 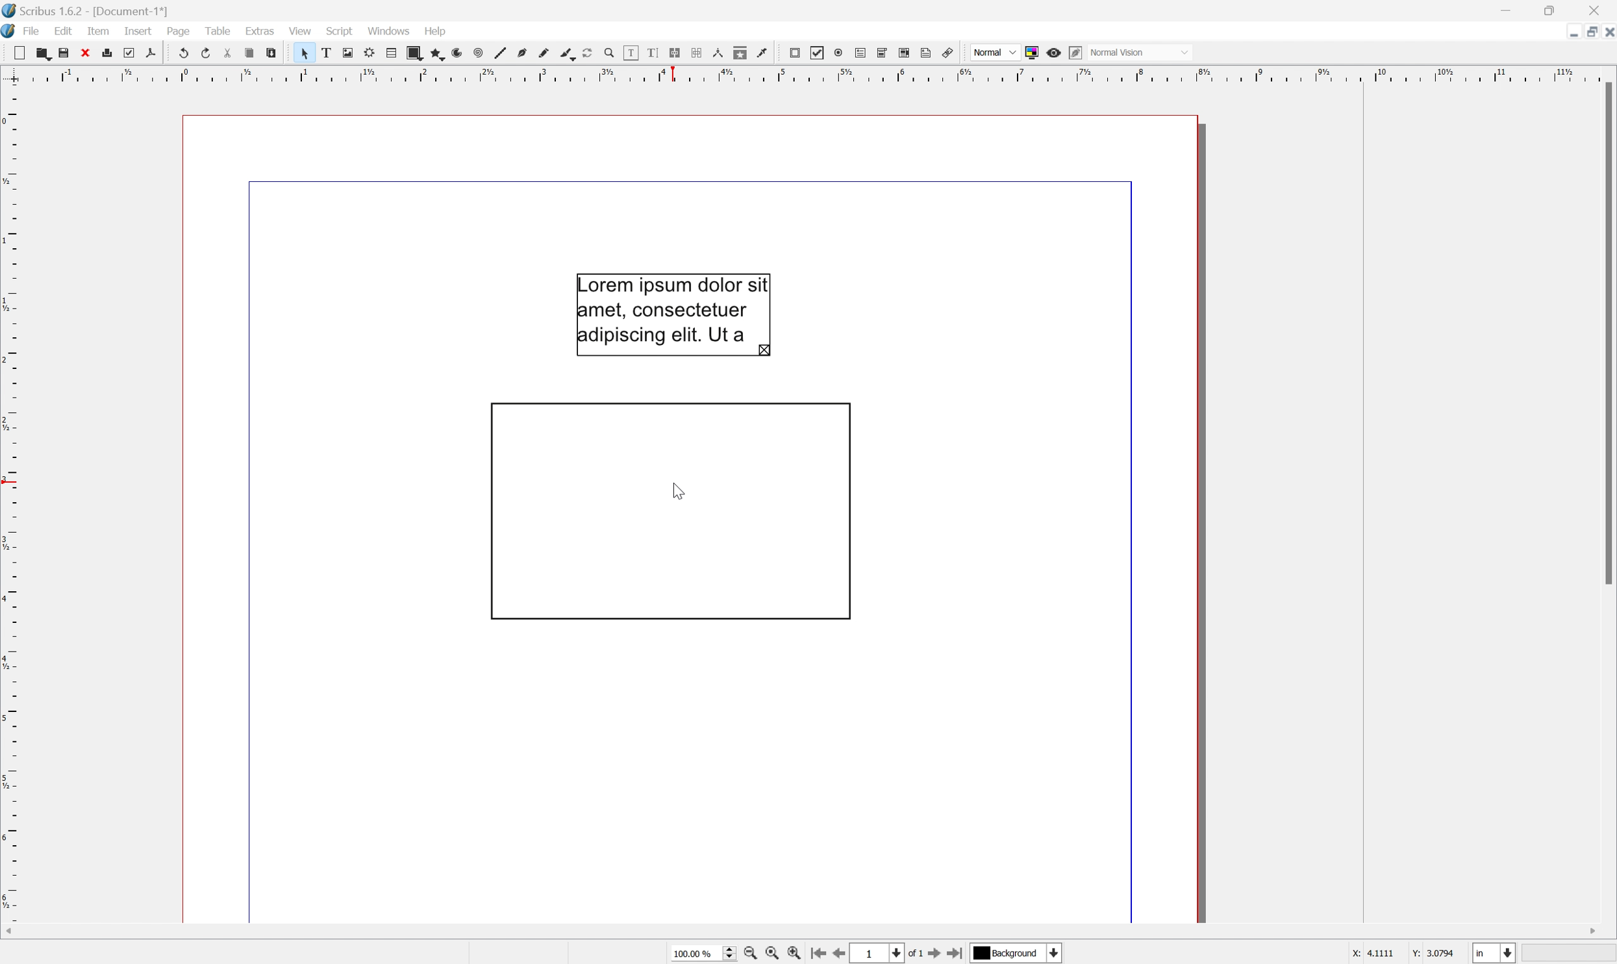 I want to click on Toggle color management system, so click(x=1028, y=51).